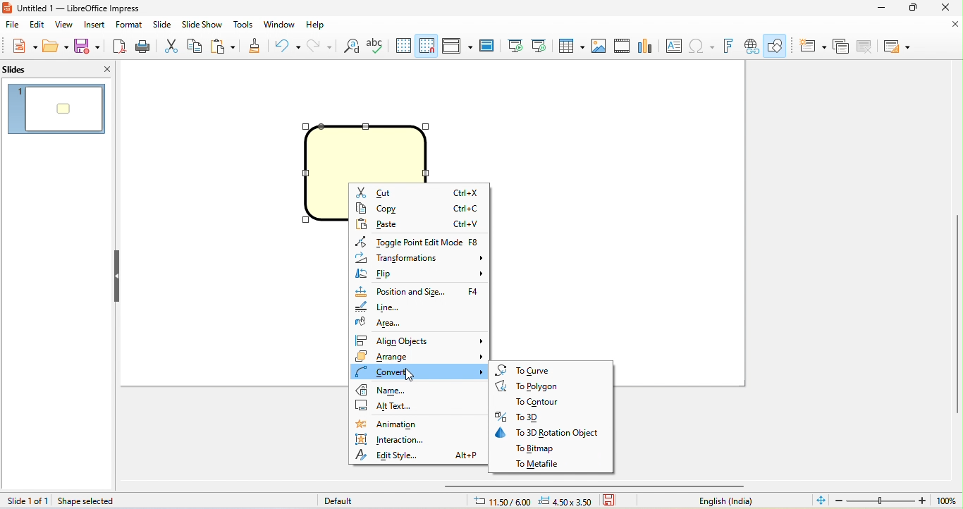 This screenshot has width=963, height=509. What do you see at coordinates (68, 24) in the screenshot?
I see `view` at bounding box center [68, 24].